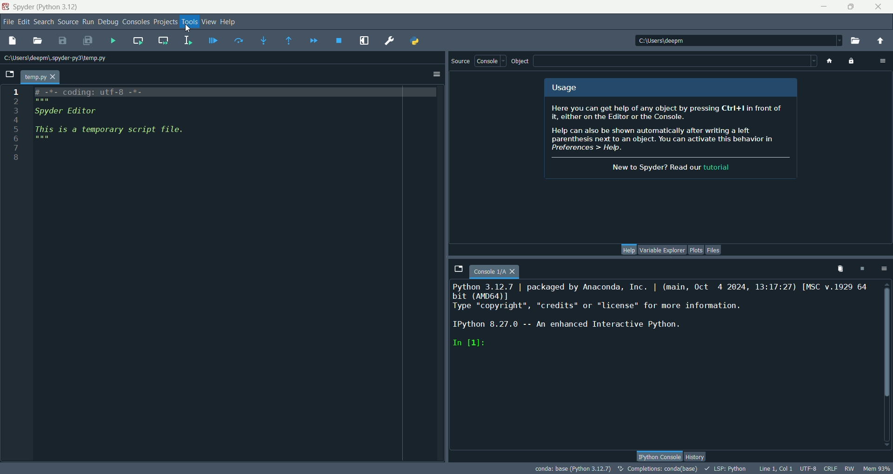  I want to click on run current cell and go to next one, so click(165, 42).